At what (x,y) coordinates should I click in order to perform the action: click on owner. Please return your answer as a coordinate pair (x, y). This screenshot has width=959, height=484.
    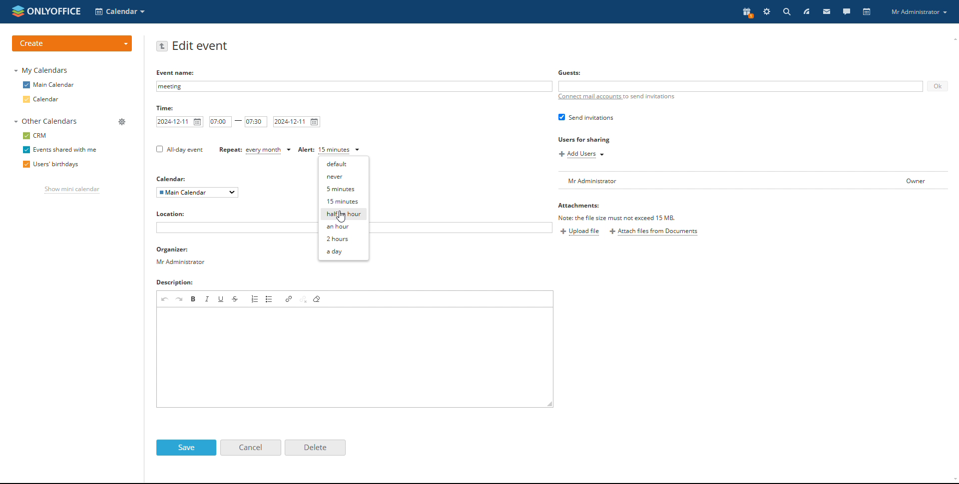
    Looking at the image, I should click on (917, 183).